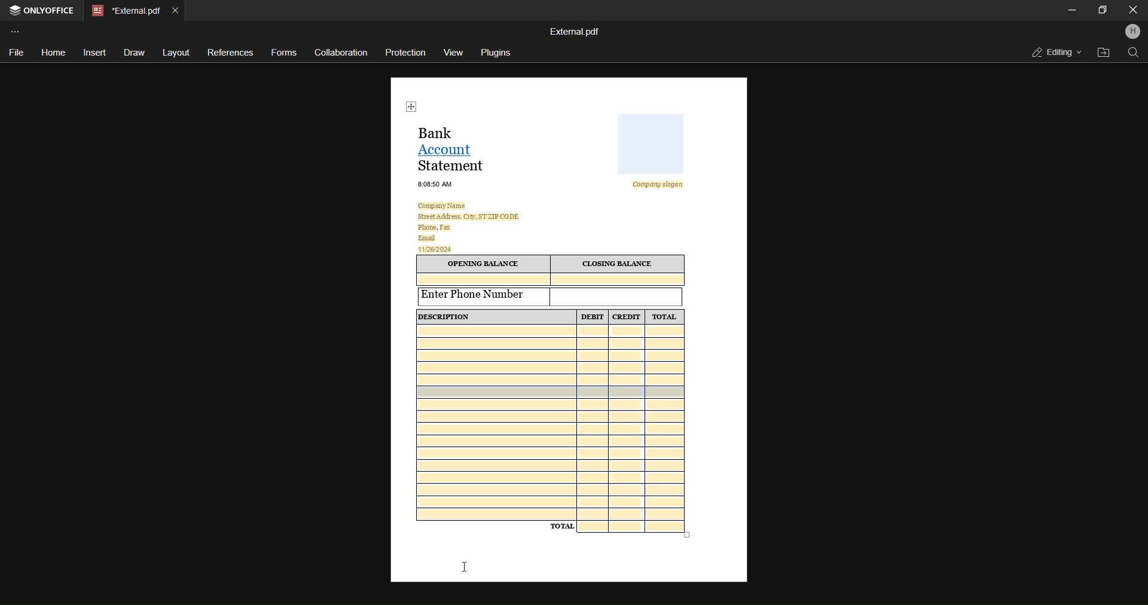 This screenshot has height=605, width=1148. Describe the element at coordinates (436, 248) in the screenshot. I see `11/26/2024` at that location.